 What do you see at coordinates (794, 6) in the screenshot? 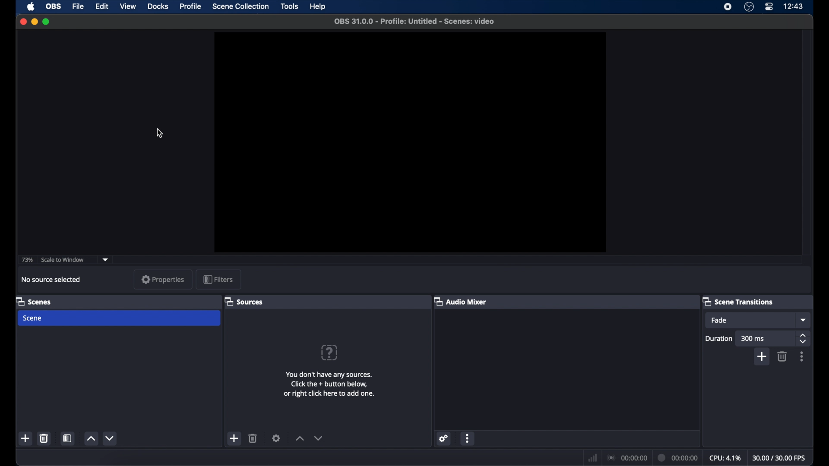
I see `time` at bounding box center [794, 6].